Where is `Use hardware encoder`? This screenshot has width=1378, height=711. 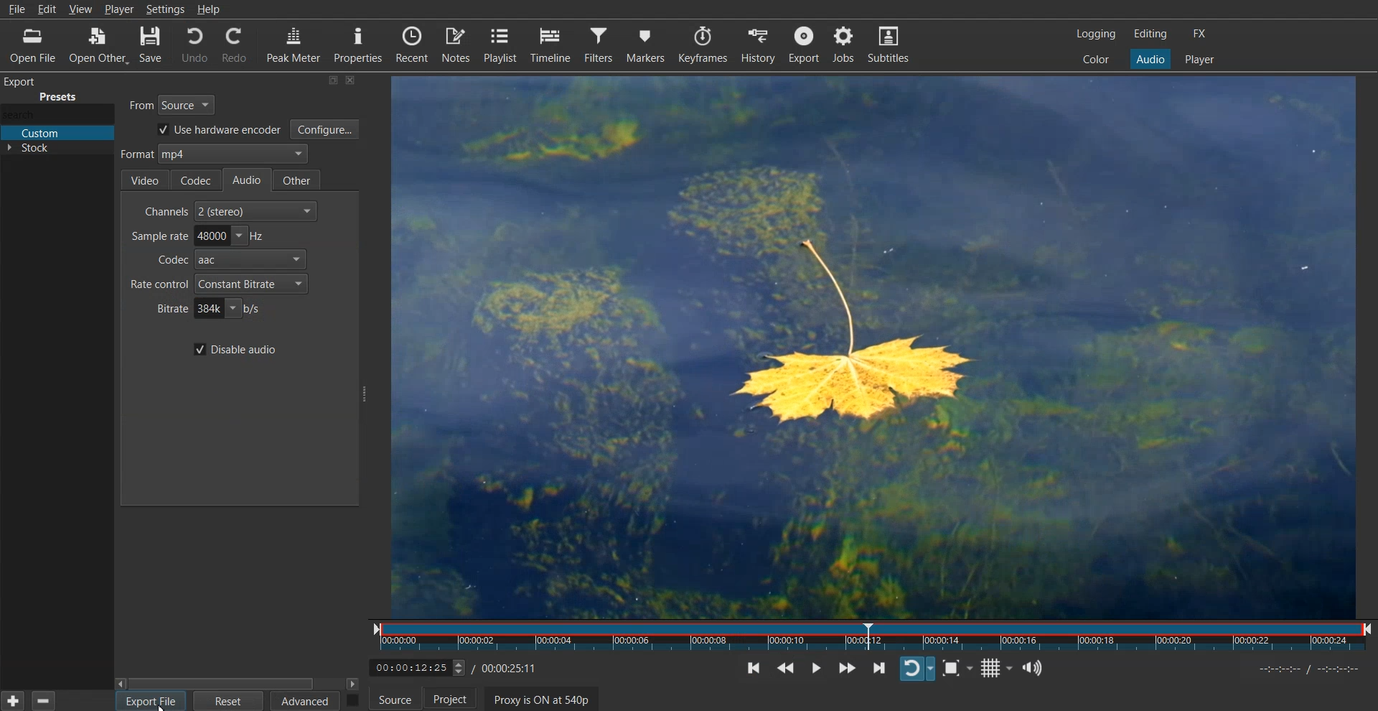
Use hardware encoder is located at coordinates (216, 131).